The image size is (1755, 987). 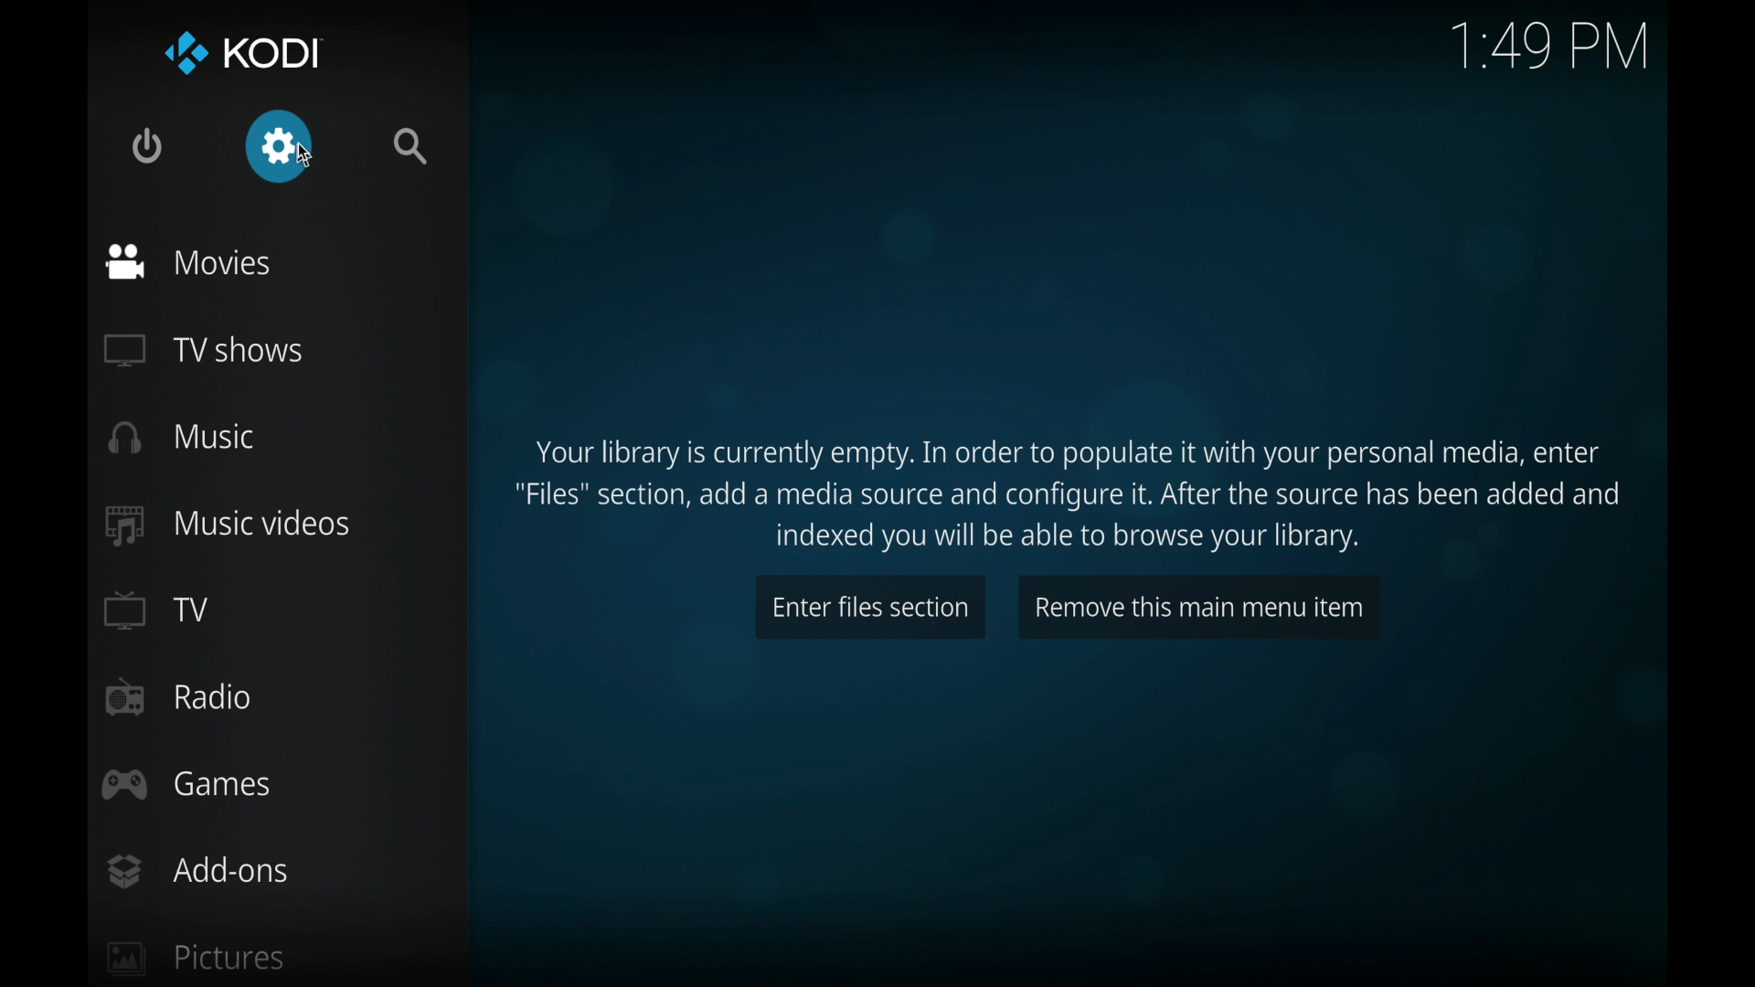 I want to click on TV, so click(x=154, y=610).